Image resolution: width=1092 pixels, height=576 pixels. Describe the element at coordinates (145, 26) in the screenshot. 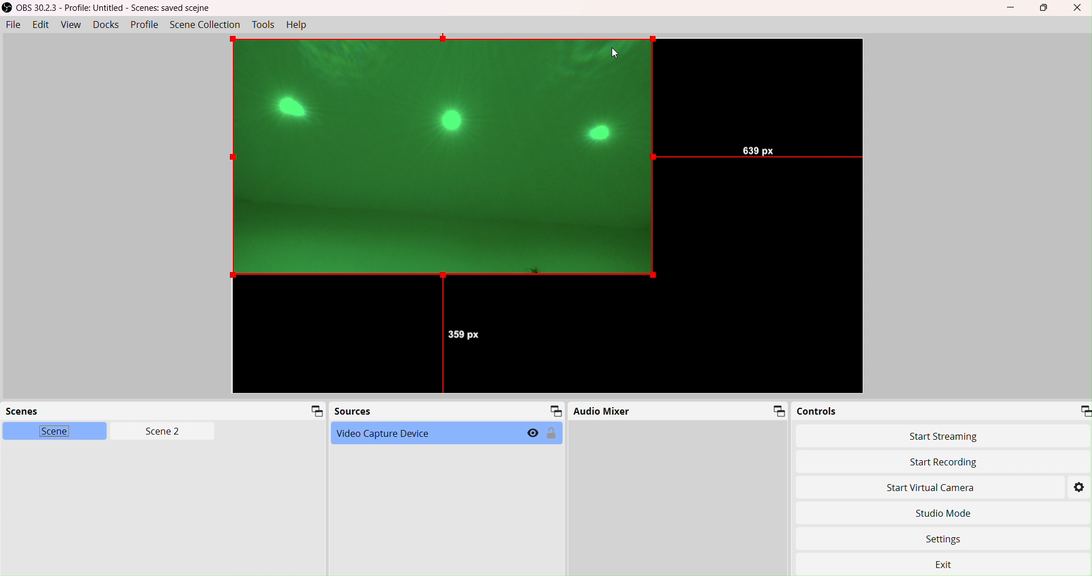

I see `Profile` at that location.